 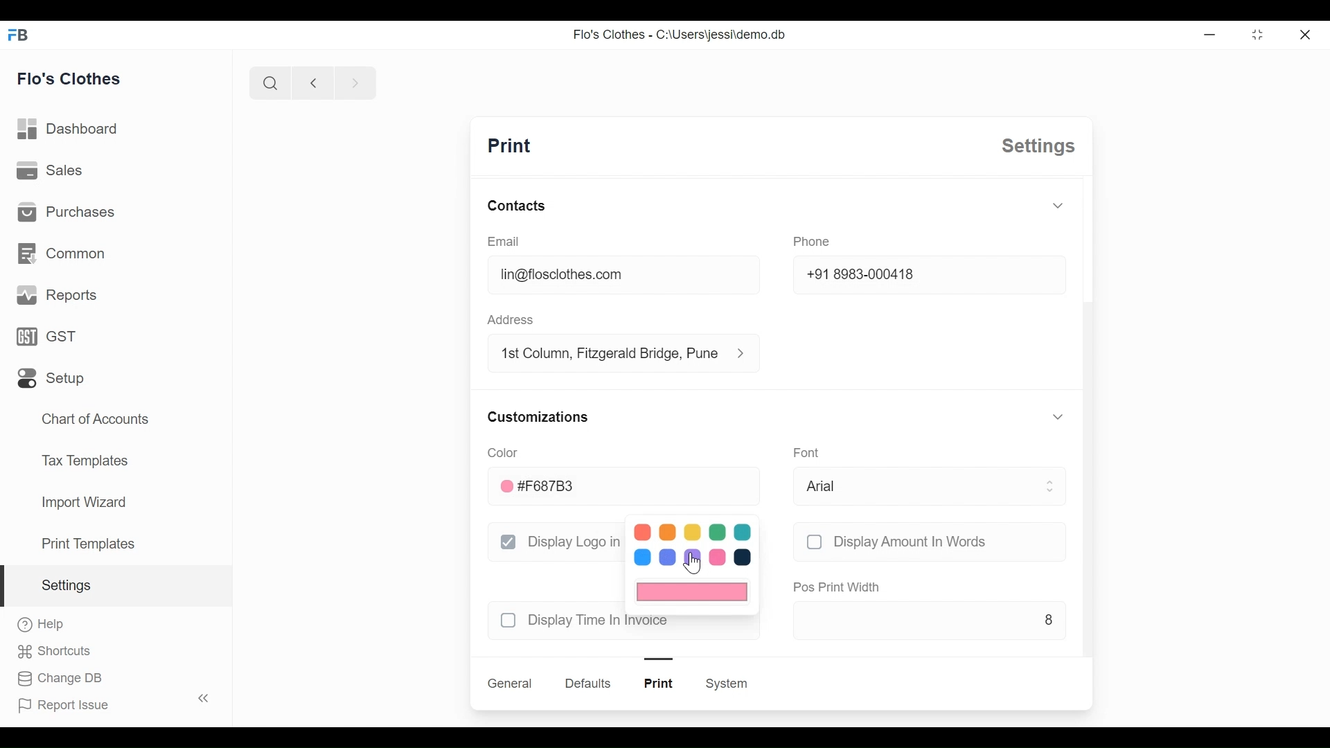 What do you see at coordinates (1207, 34) in the screenshot?
I see `Minimize` at bounding box center [1207, 34].